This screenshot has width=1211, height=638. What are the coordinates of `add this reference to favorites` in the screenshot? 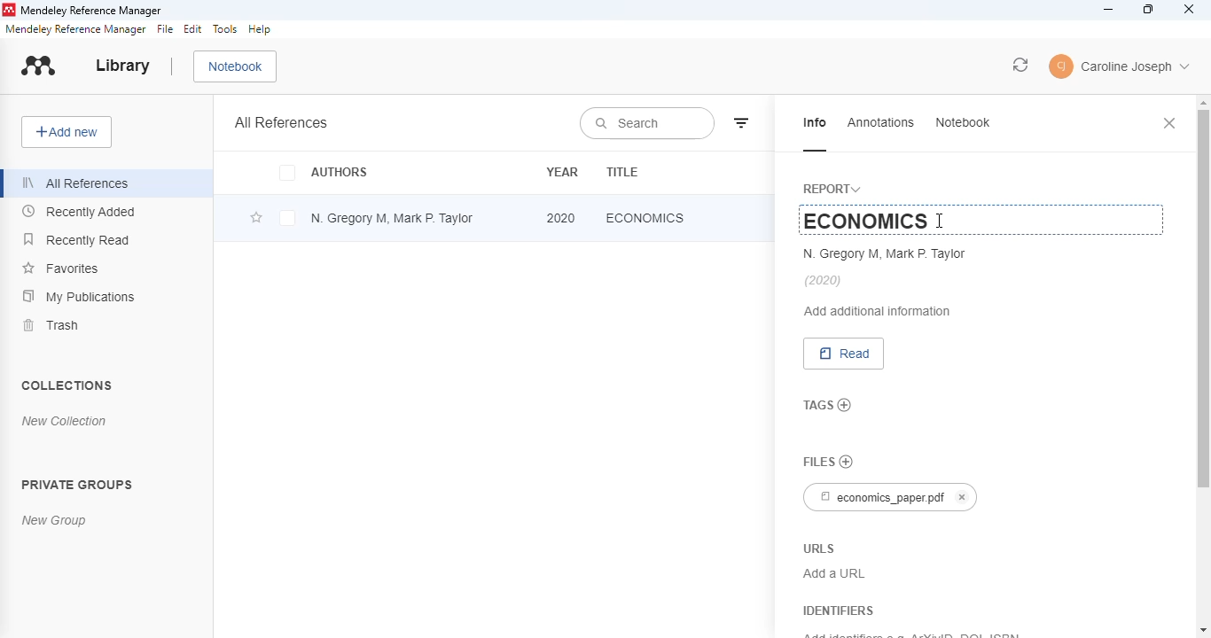 It's located at (256, 219).